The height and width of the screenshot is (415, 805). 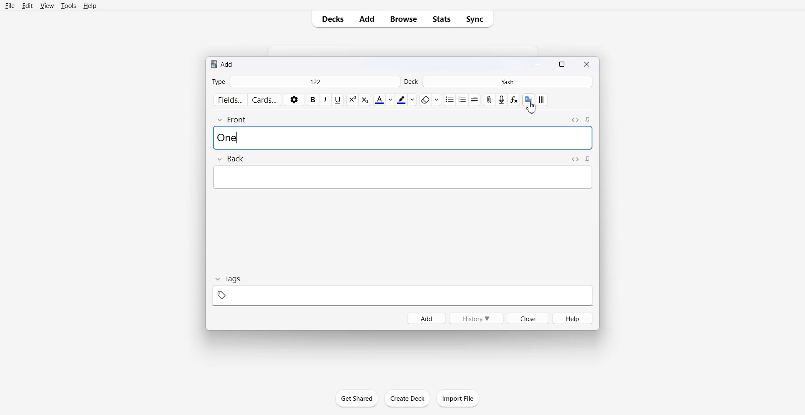 What do you see at coordinates (46, 5) in the screenshot?
I see `View` at bounding box center [46, 5].